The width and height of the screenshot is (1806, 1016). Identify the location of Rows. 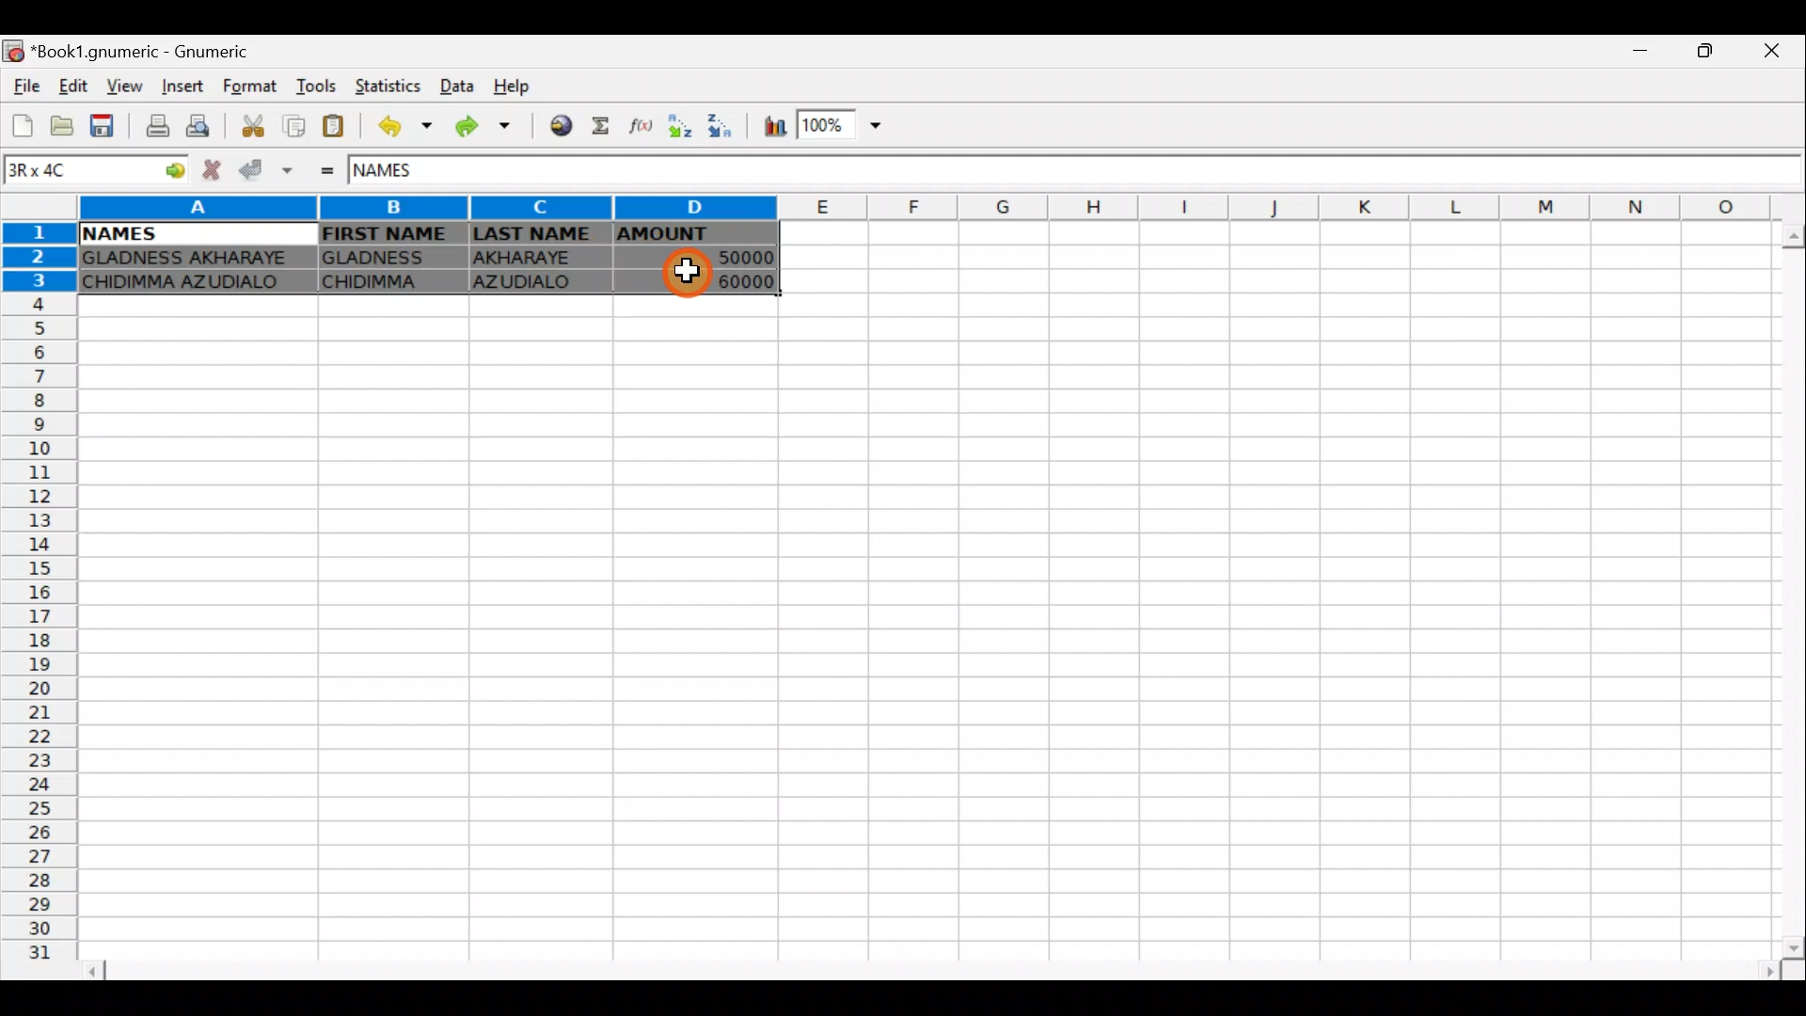
(36, 602).